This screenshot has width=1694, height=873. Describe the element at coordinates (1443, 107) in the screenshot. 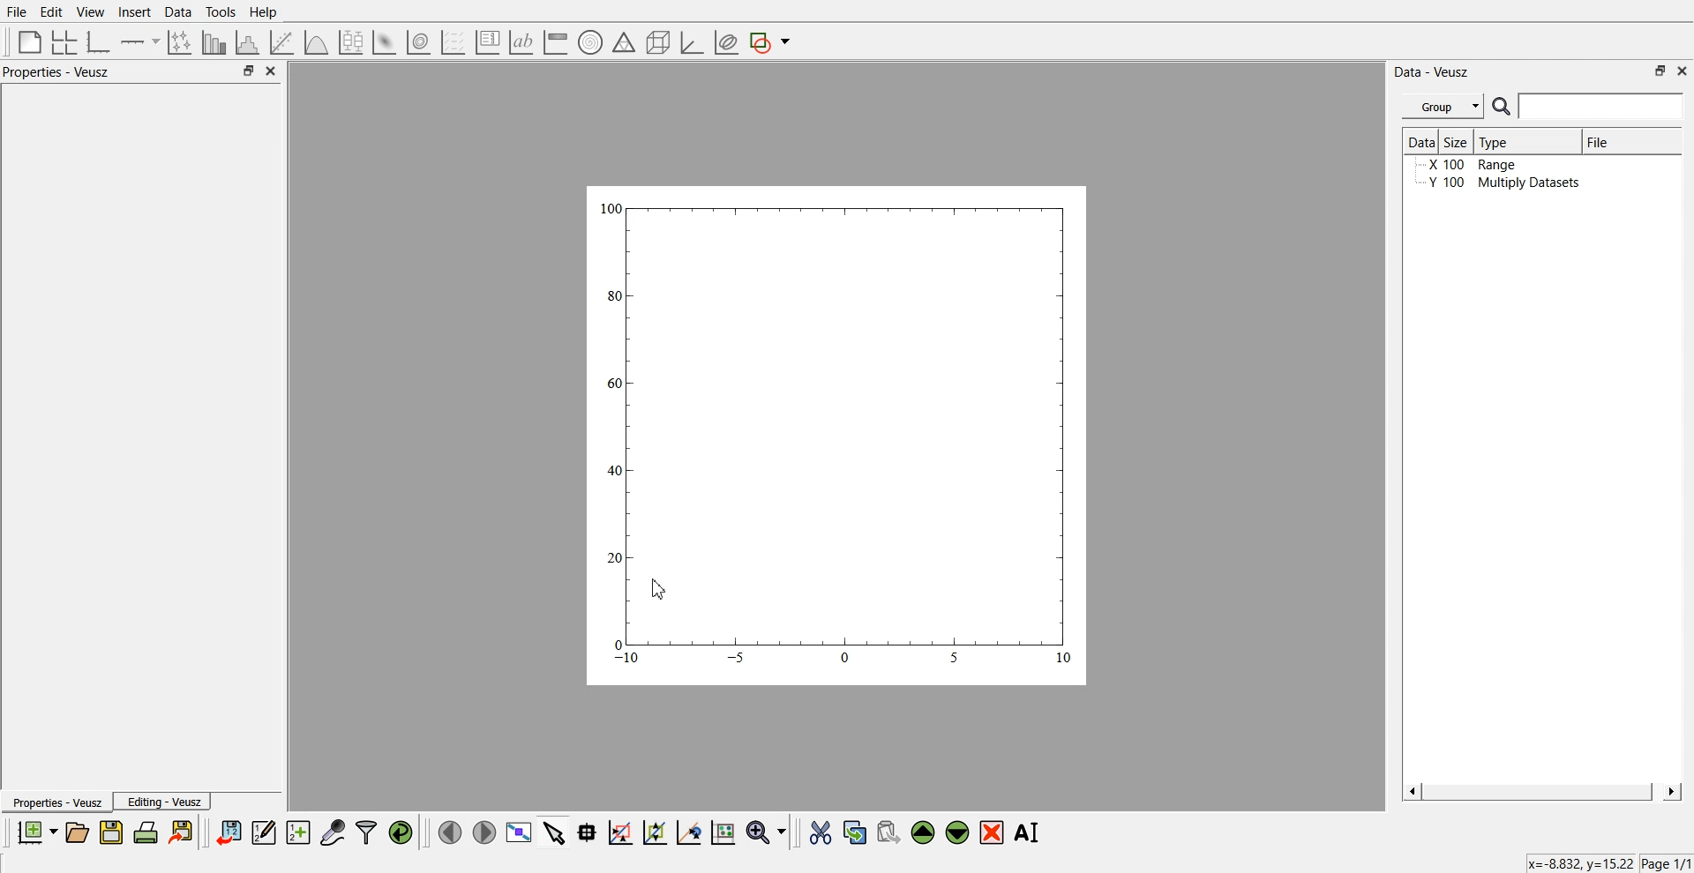

I see `` at that location.